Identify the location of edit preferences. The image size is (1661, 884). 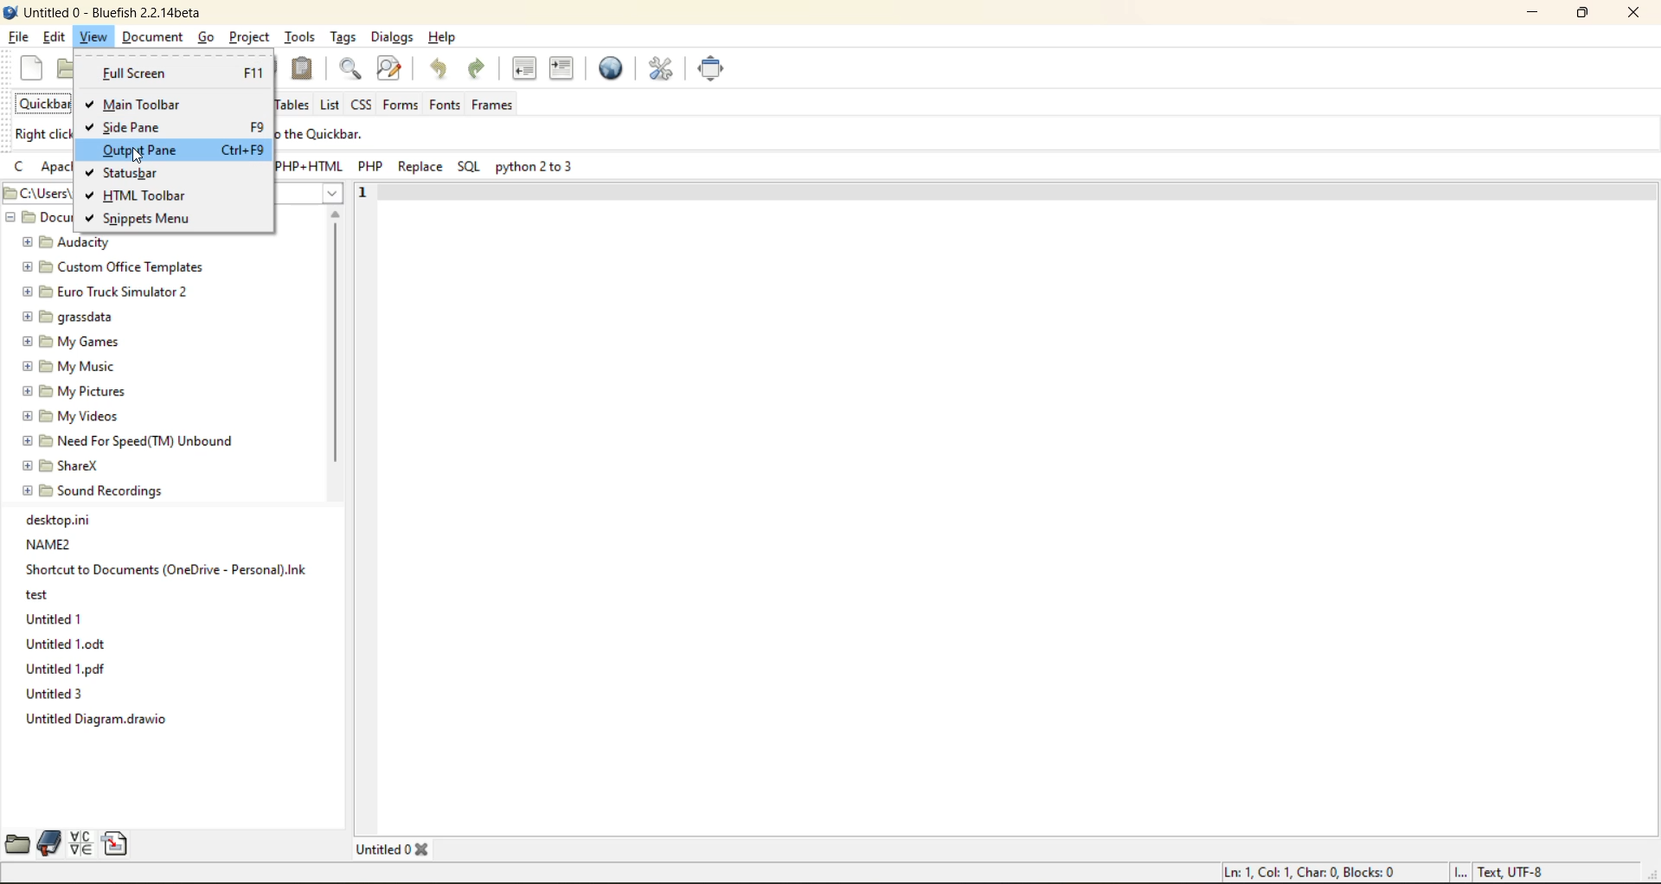
(663, 70).